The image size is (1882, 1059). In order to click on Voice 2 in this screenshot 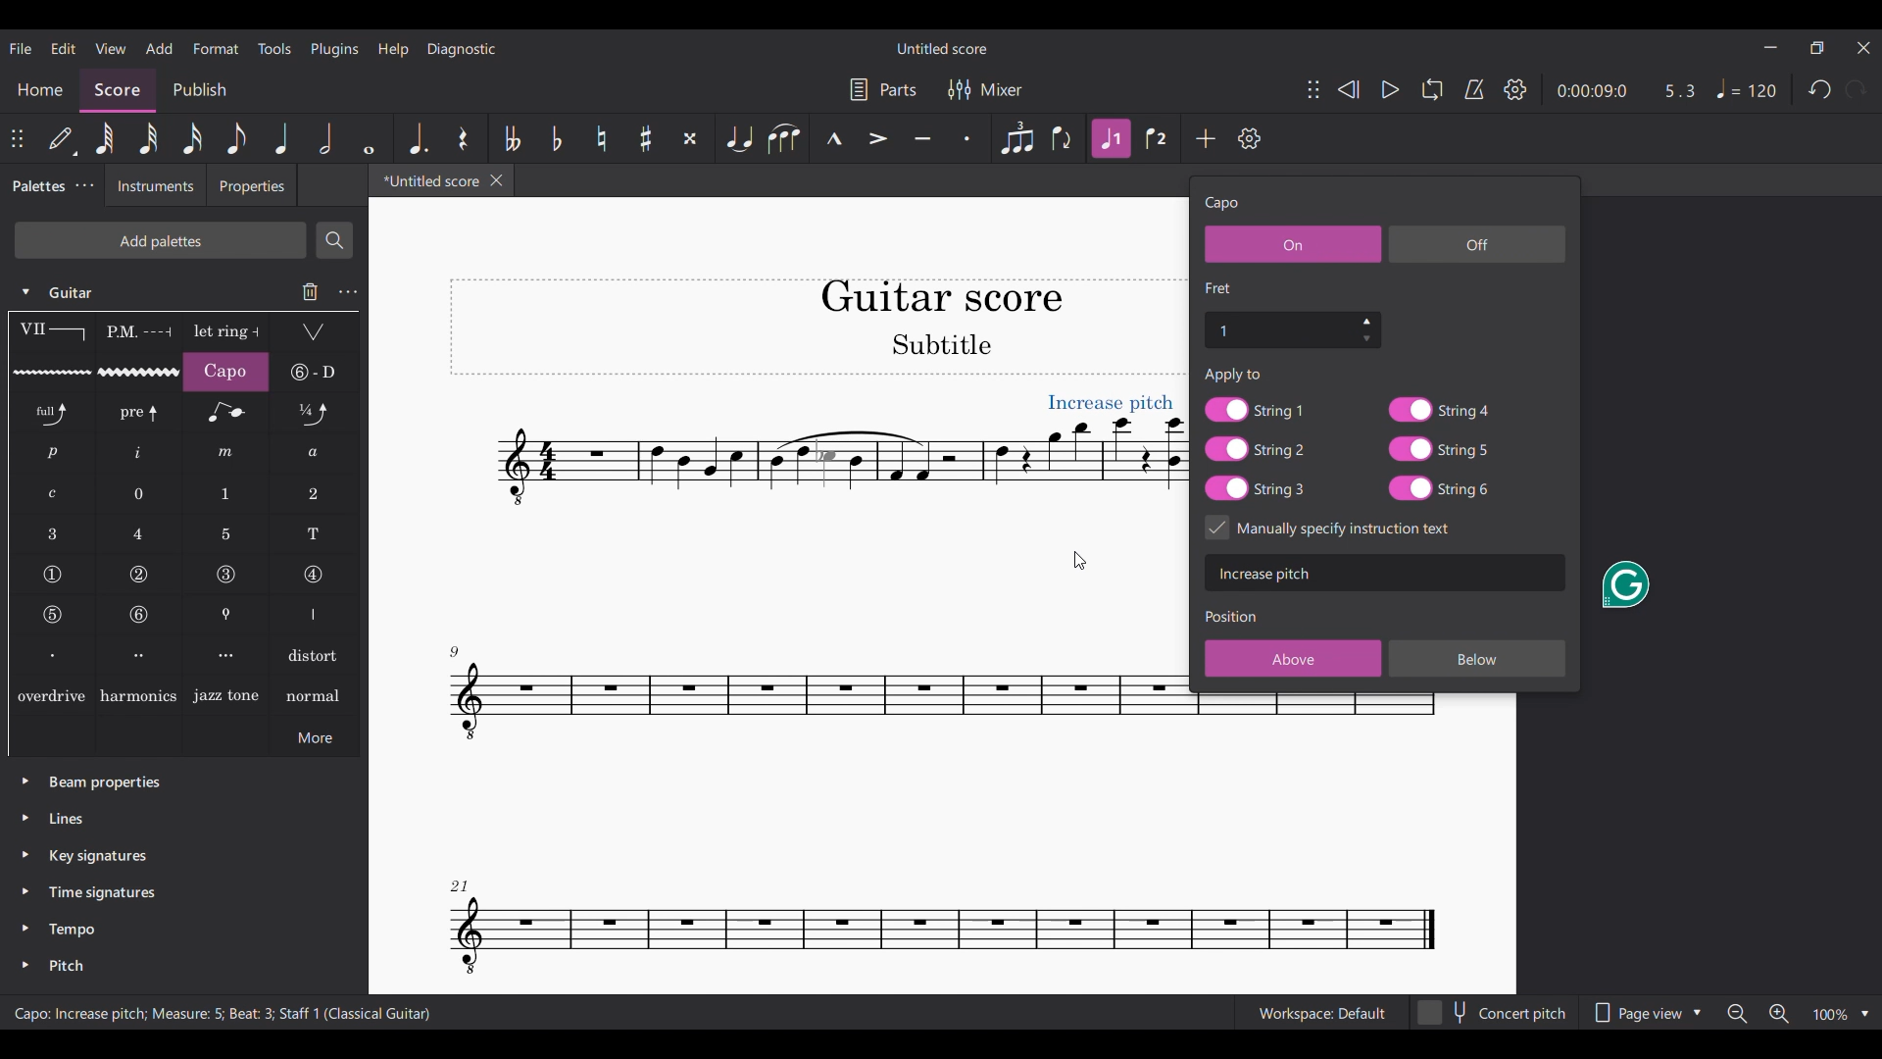, I will do `click(1159, 138)`.